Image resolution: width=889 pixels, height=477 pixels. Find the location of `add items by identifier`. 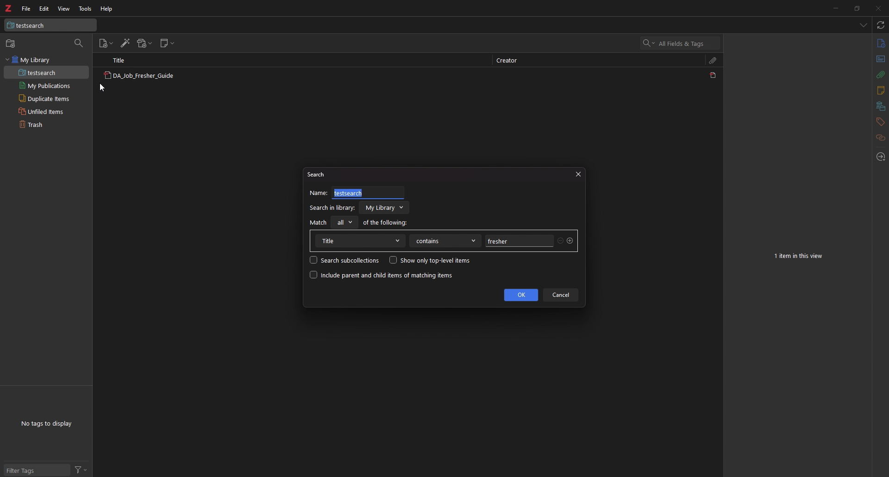

add items by identifier is located at coordinates (125, 43).